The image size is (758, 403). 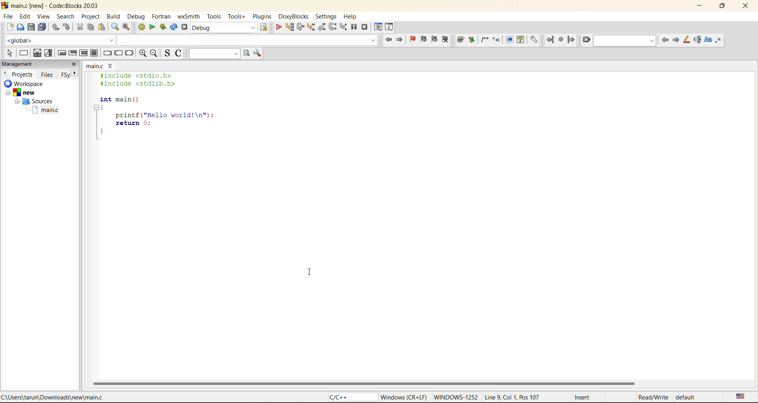 I want to click on build, so click(x=115, y=15).